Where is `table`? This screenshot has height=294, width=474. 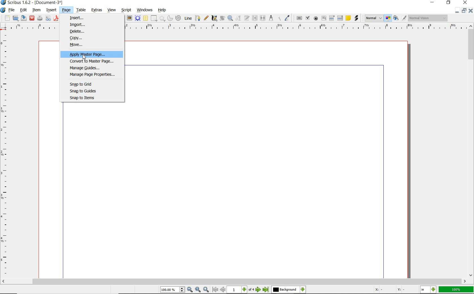 table is located at coordinates (81, 10).